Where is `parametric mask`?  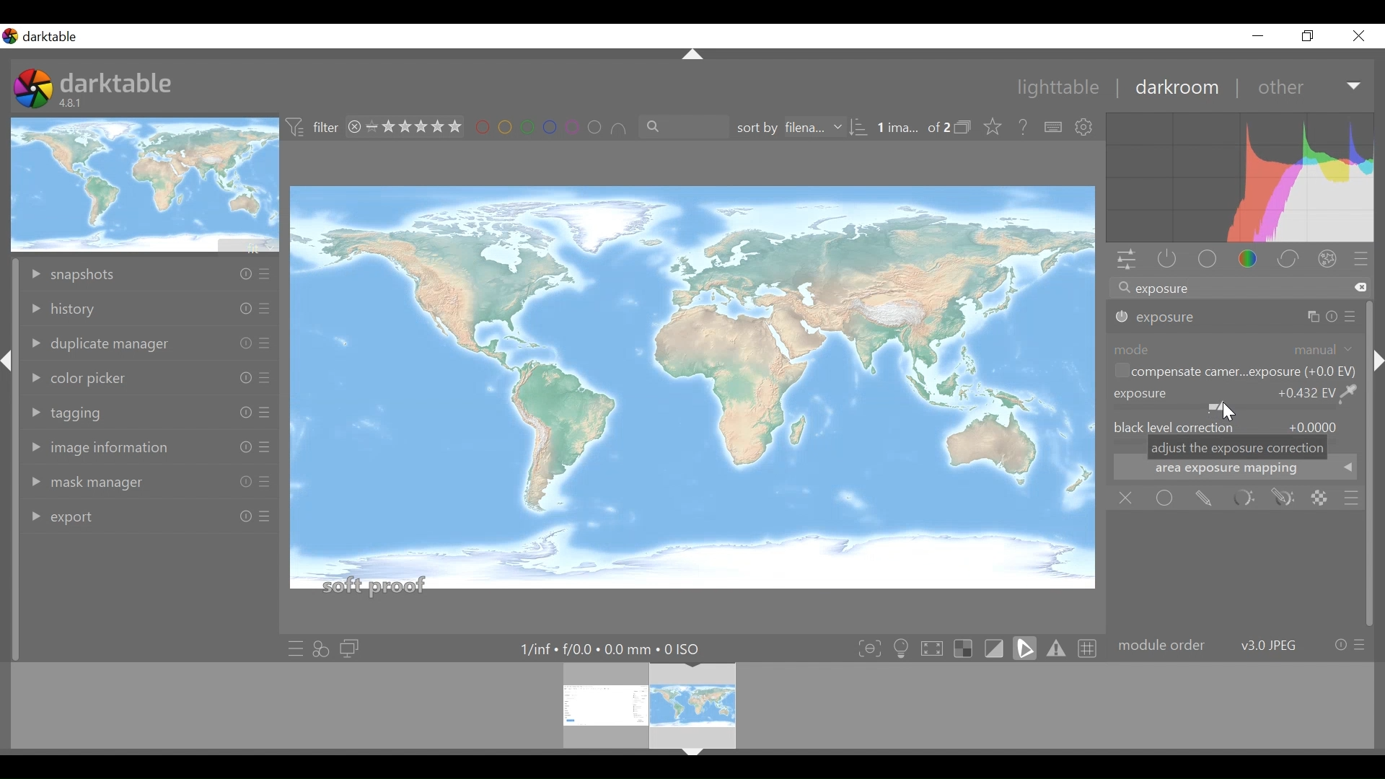
parametric mask is located at coordinates (1243, 498).